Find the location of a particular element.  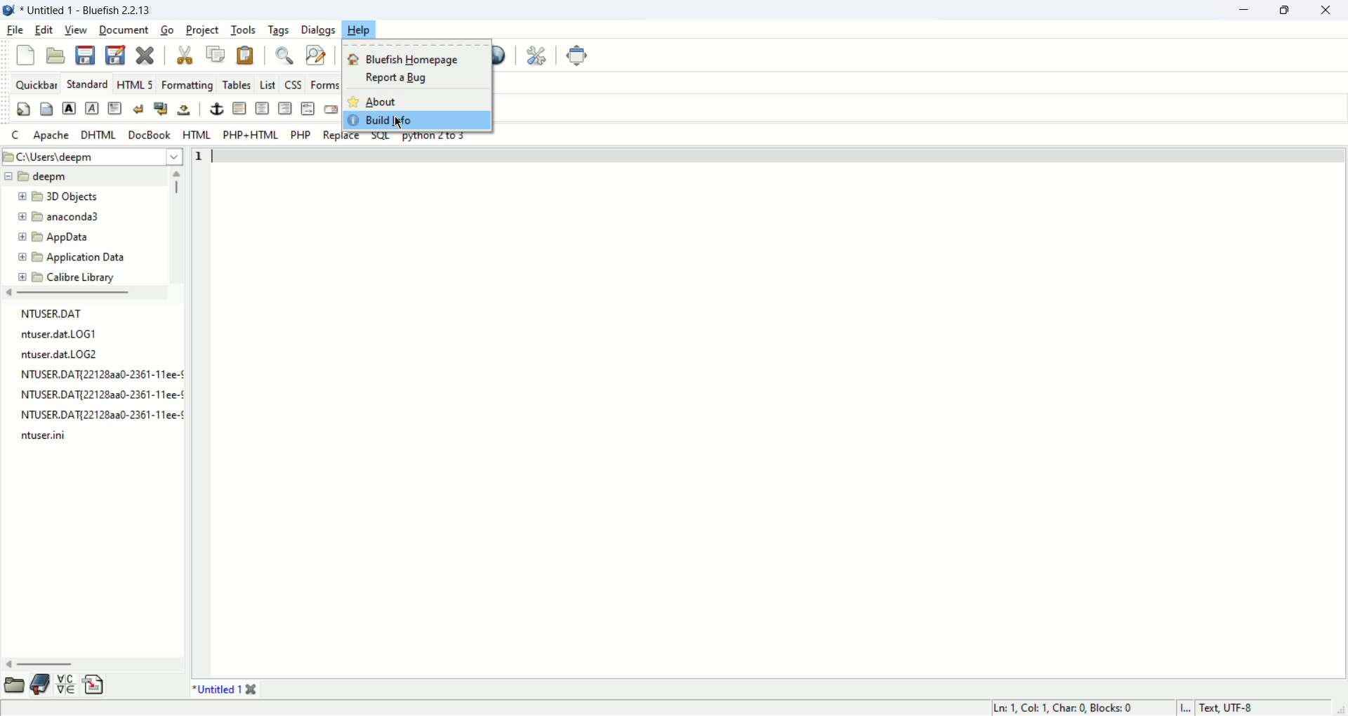

quick settings is located at coordinates (25, 110).